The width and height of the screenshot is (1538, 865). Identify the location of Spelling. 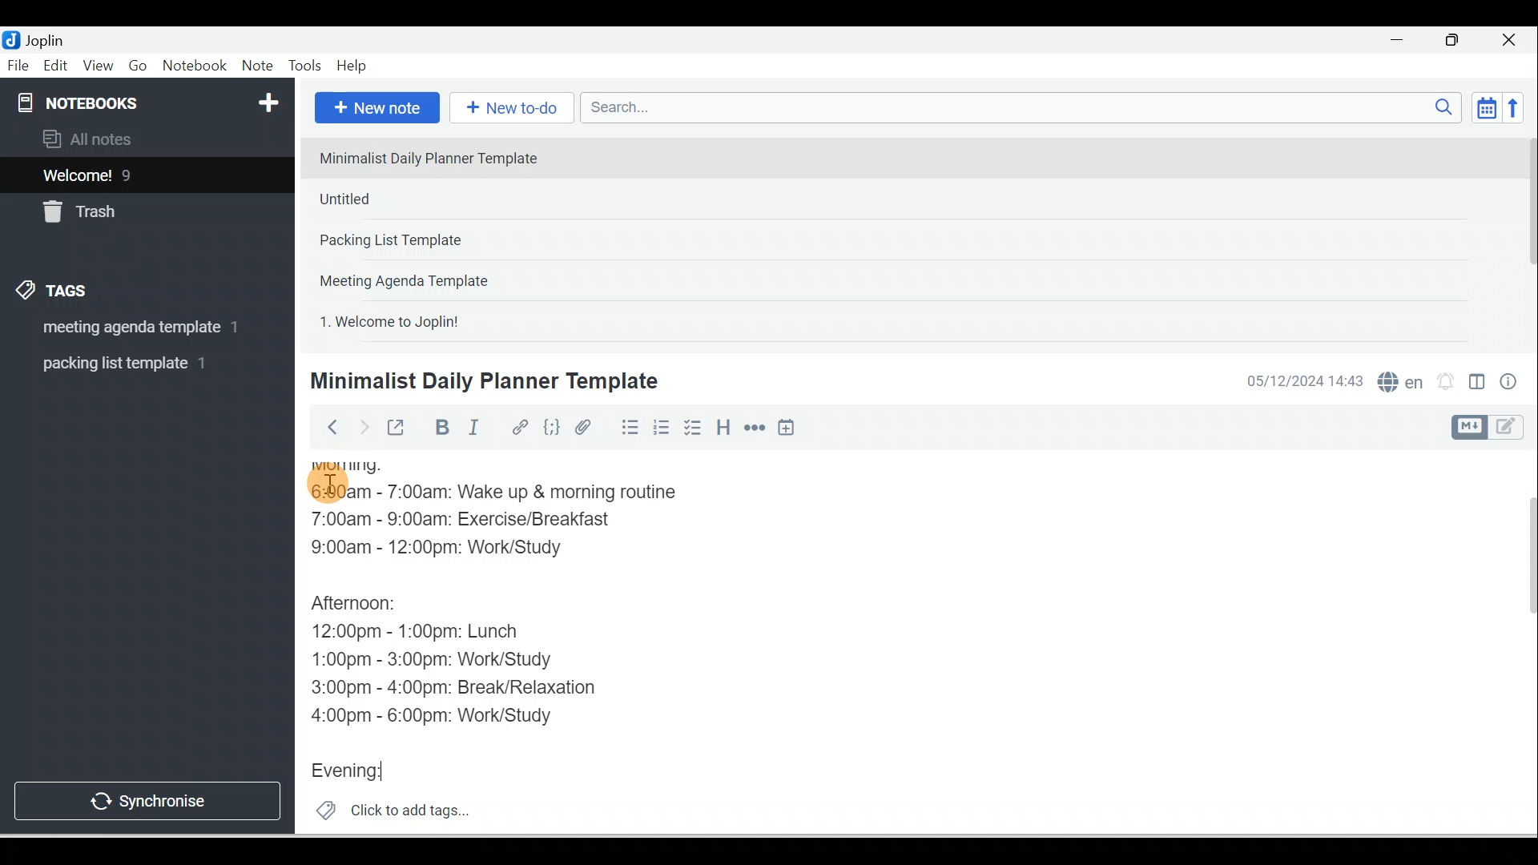
(1397, 380).